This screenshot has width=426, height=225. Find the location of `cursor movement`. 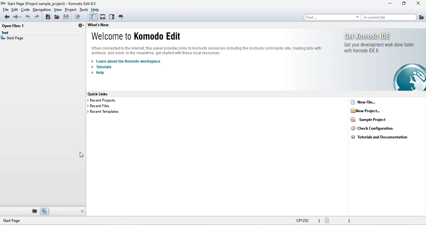

cursor movement is located at coordinates (81, 156).